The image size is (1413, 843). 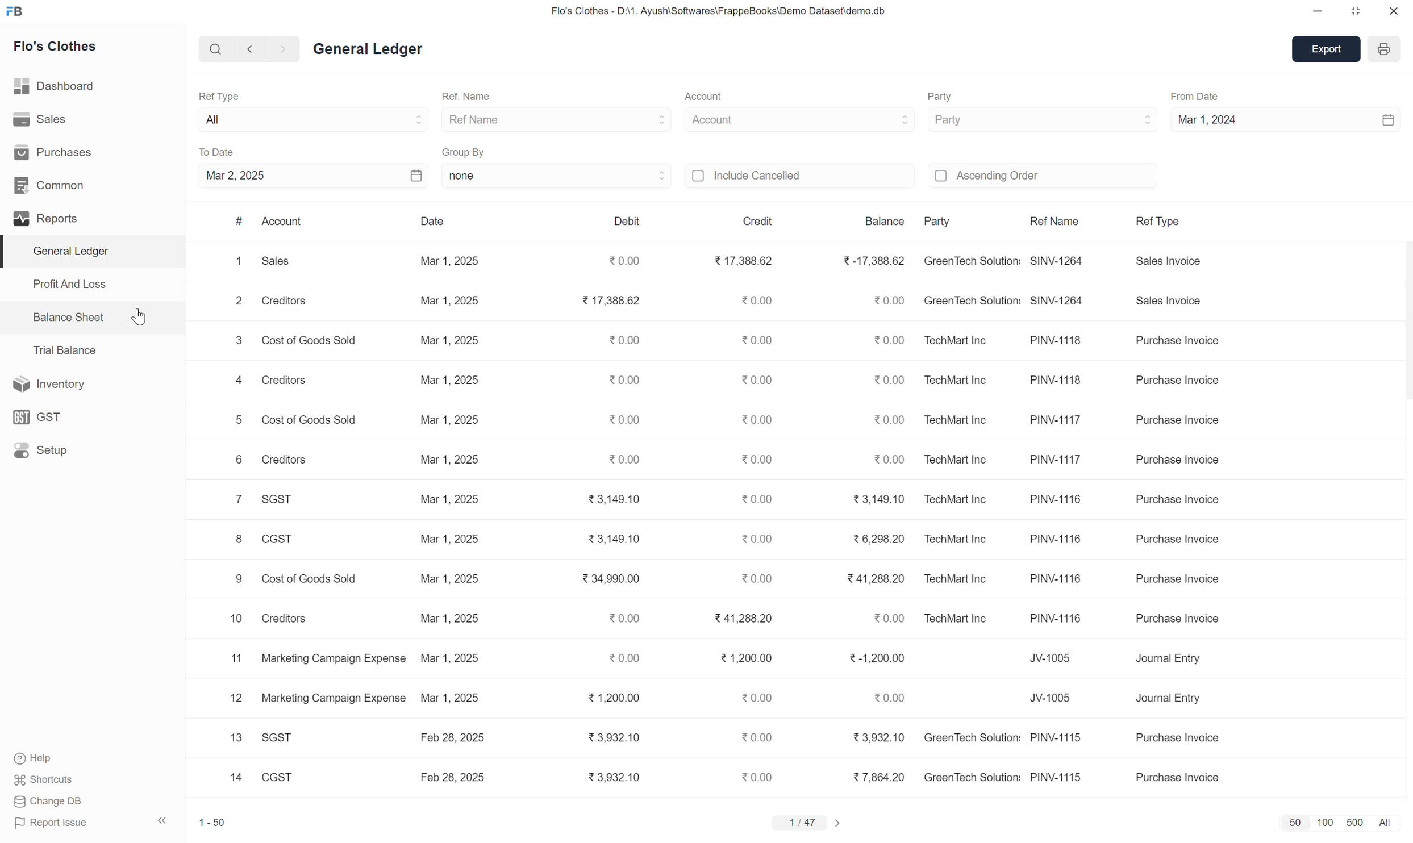 What do you see at coordinates (311, 177) in the screenshot?
I see `Mar 2, 2025` at bounding box center [311, 177].